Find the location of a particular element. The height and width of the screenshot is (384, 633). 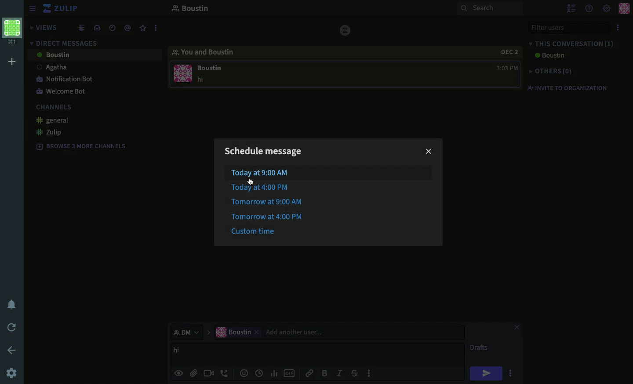

views is located at coordinates (44, 29).